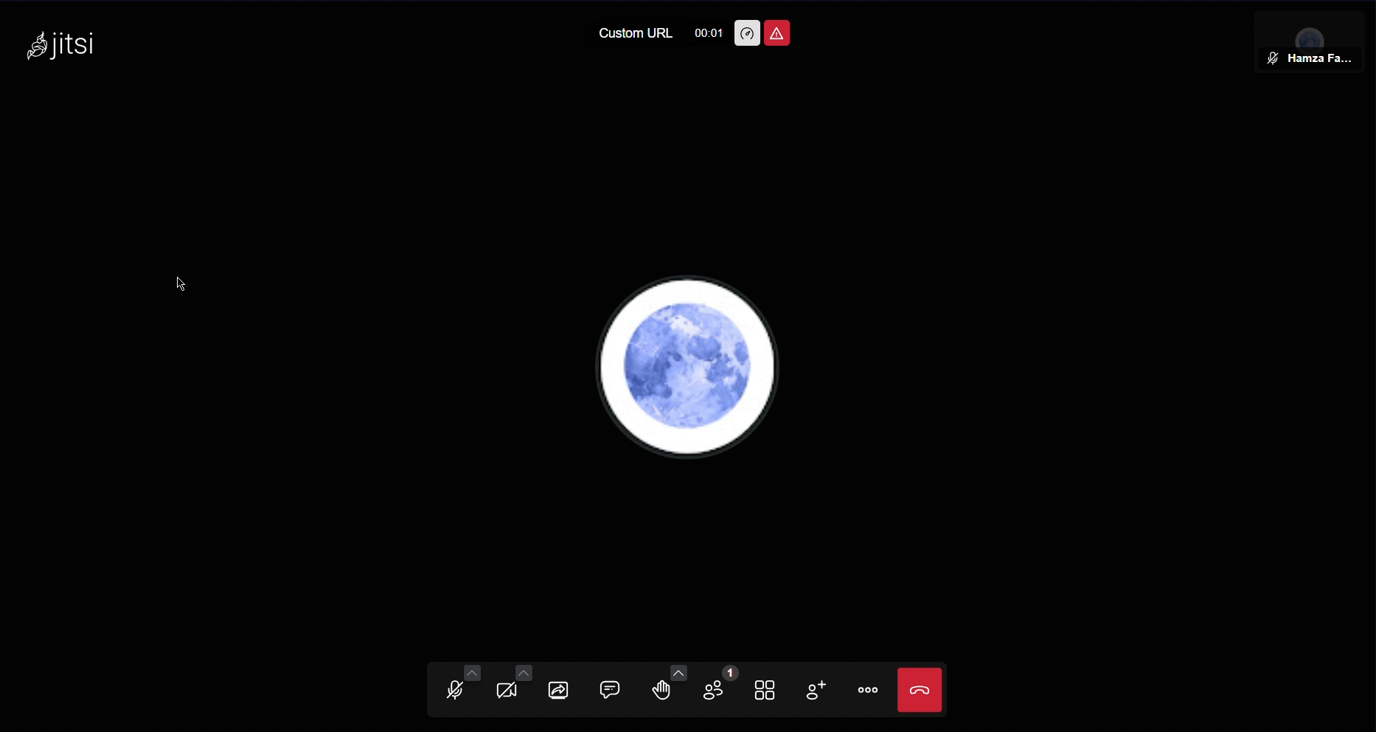 Image resolution: width=1376 pixels, height=732 pixels. What do you see at coordinates (717, 691) in the screenshot?
I see `Participants` at bounding box center [717, 691].